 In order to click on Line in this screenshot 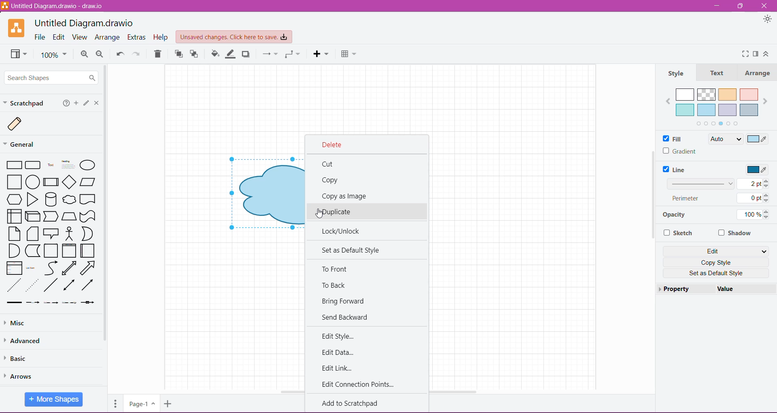, I will do `click(675, 170)`.